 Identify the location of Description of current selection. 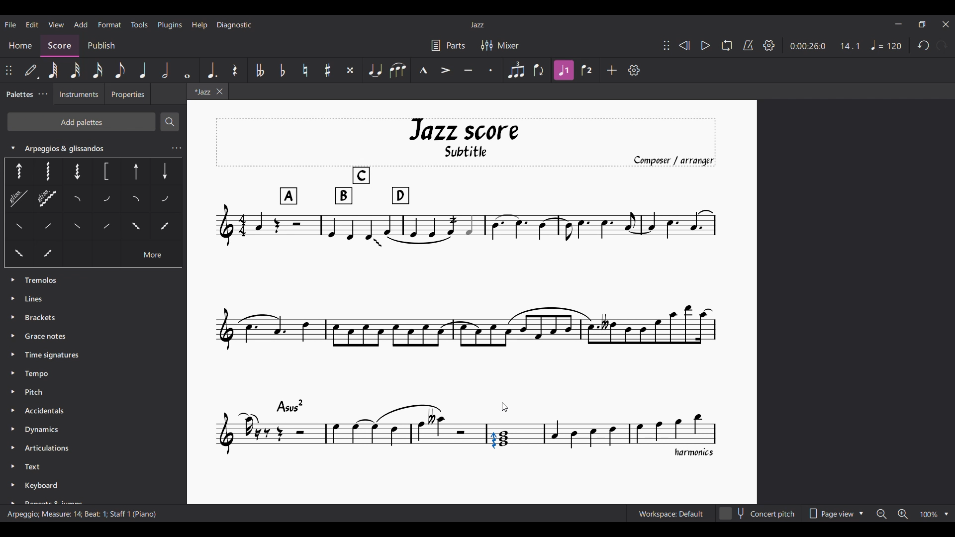
(83, 518).